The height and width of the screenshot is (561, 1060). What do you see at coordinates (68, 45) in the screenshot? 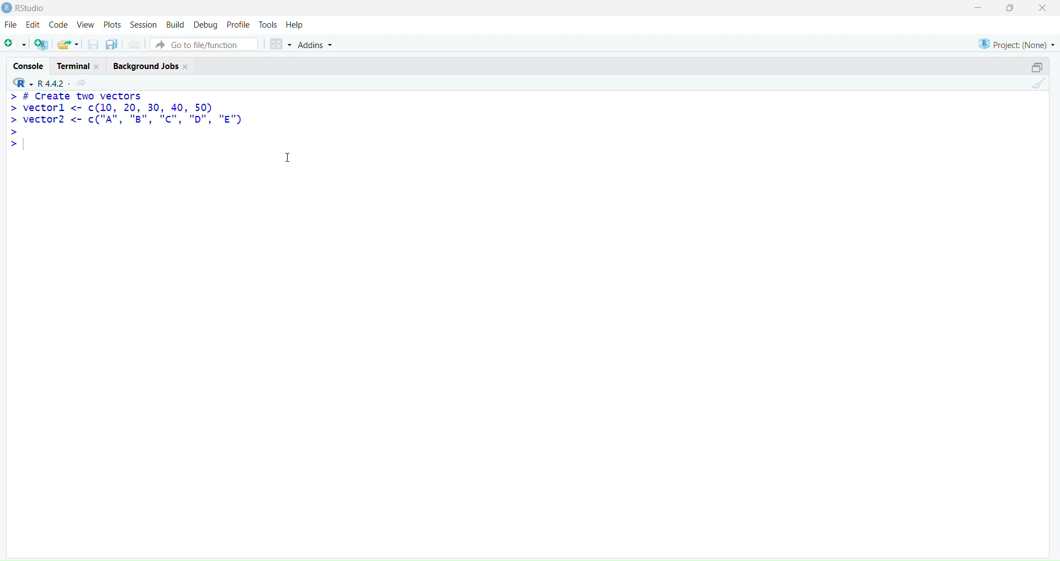
I see `open existing document` at bounding box center [68, 45].